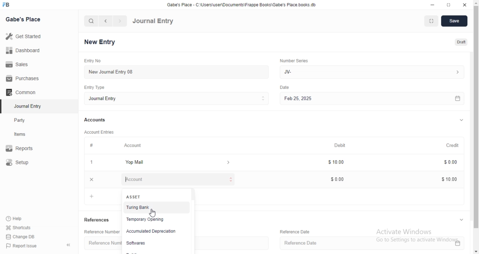  Describe the element at coordinates (92, 179) in the screenshot. I see `close` at that location.